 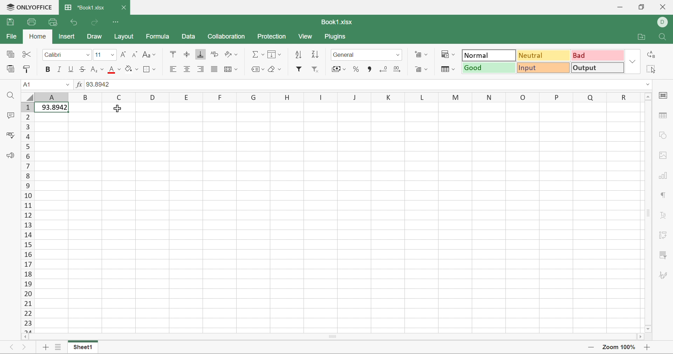 What do you see at coordinates (368, 69) in the screenshot?
I see `Comma style` at bounding box center [368, 69].